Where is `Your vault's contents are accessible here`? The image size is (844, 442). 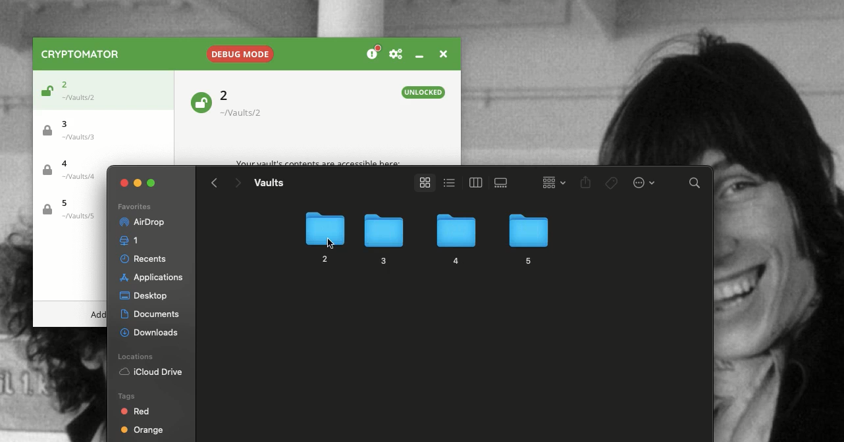 Your vault's contents are accessible here is located at coordinates (318, 163).